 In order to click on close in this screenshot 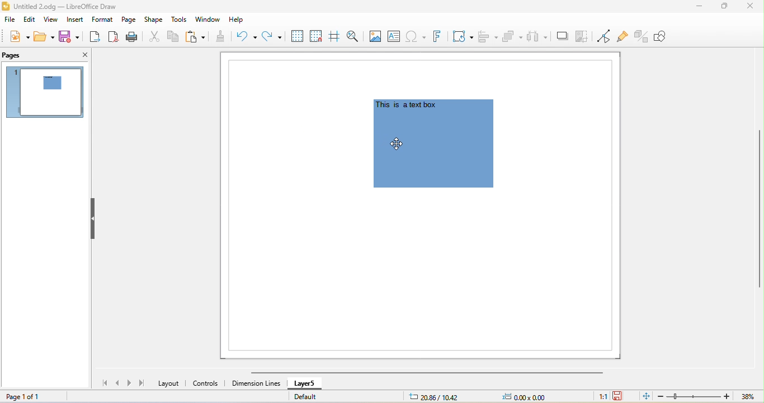, I will do `click(751, 6)`.